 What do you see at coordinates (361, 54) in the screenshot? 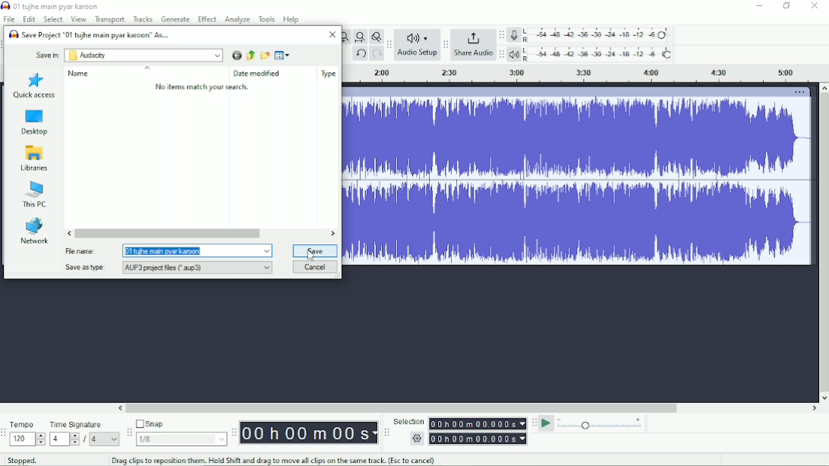
I see `Undo` at bounding box center [361, 54].